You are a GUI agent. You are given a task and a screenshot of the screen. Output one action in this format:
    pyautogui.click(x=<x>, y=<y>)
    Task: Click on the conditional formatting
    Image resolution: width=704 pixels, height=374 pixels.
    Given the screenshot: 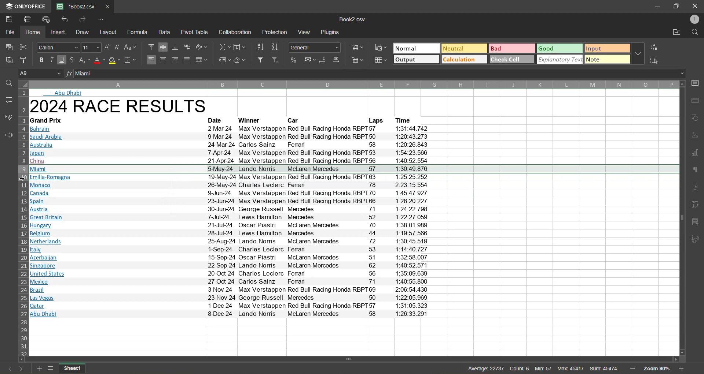 What is the action you would take?
    pyautogui.click(x=381, y=48)
    